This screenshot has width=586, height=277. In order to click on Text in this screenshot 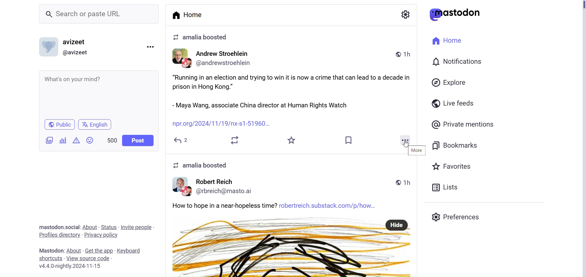, I will do `click(55, 227)`.